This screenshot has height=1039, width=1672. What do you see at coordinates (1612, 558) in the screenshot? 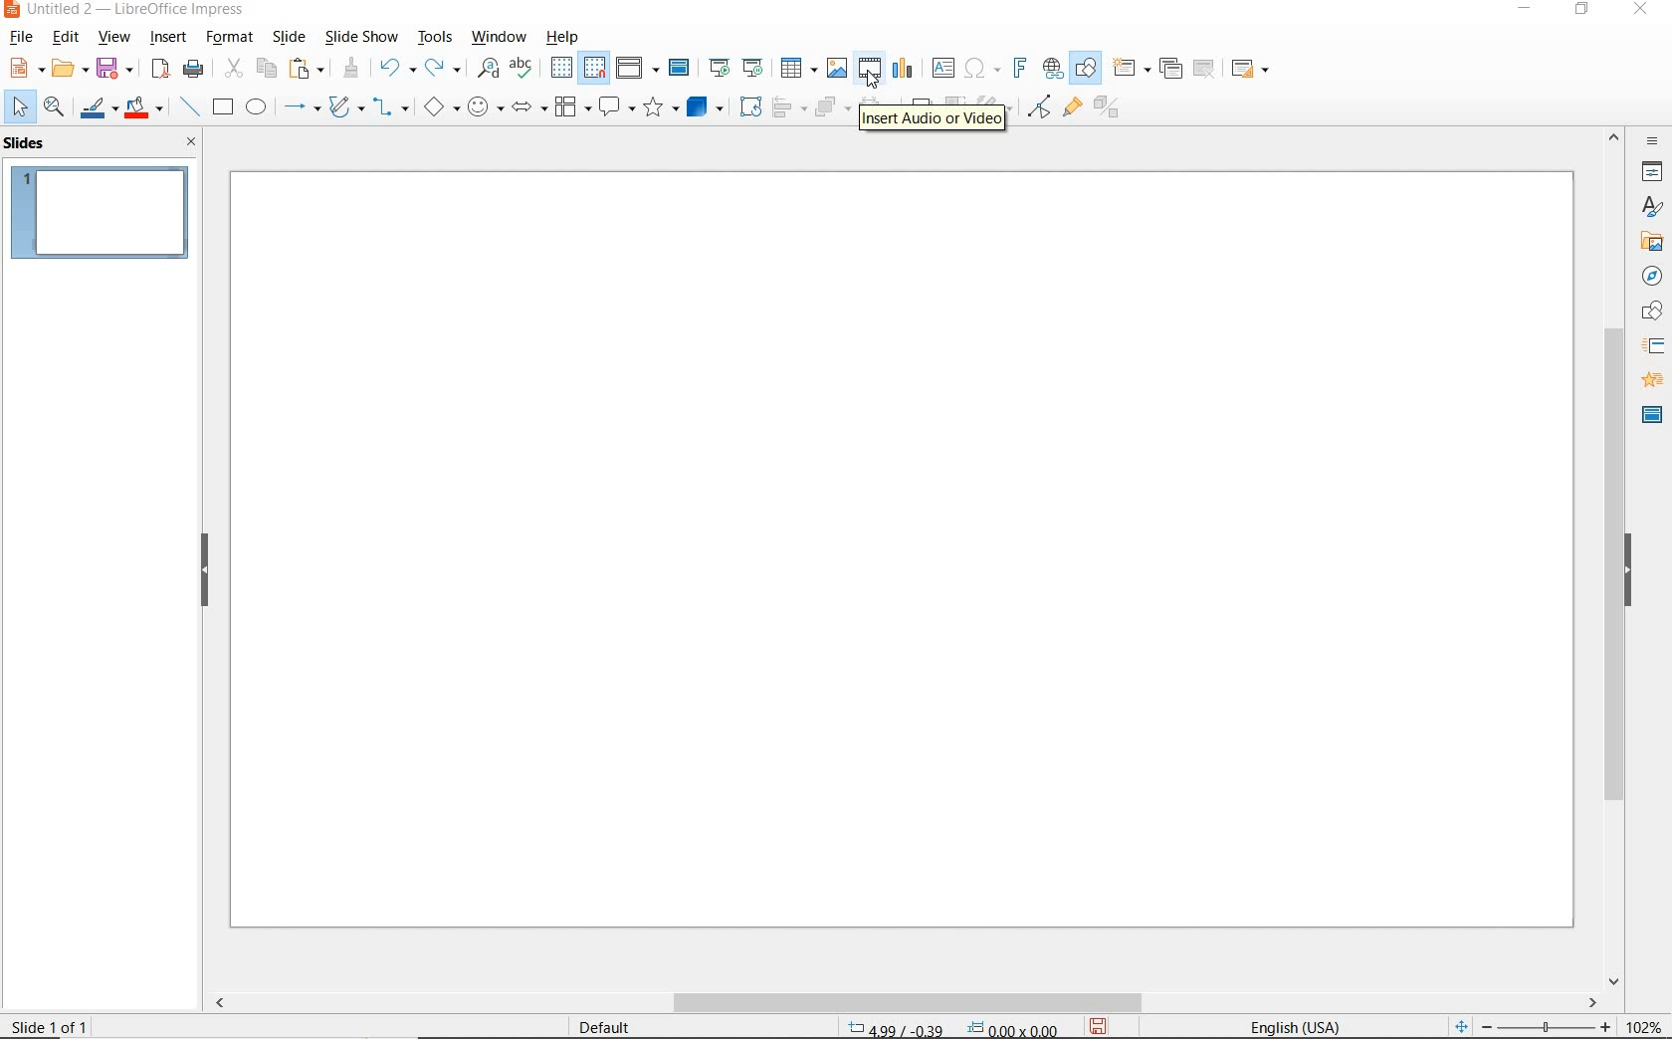
I see `SCROLLBAR` at bounding box center [1612, 558].